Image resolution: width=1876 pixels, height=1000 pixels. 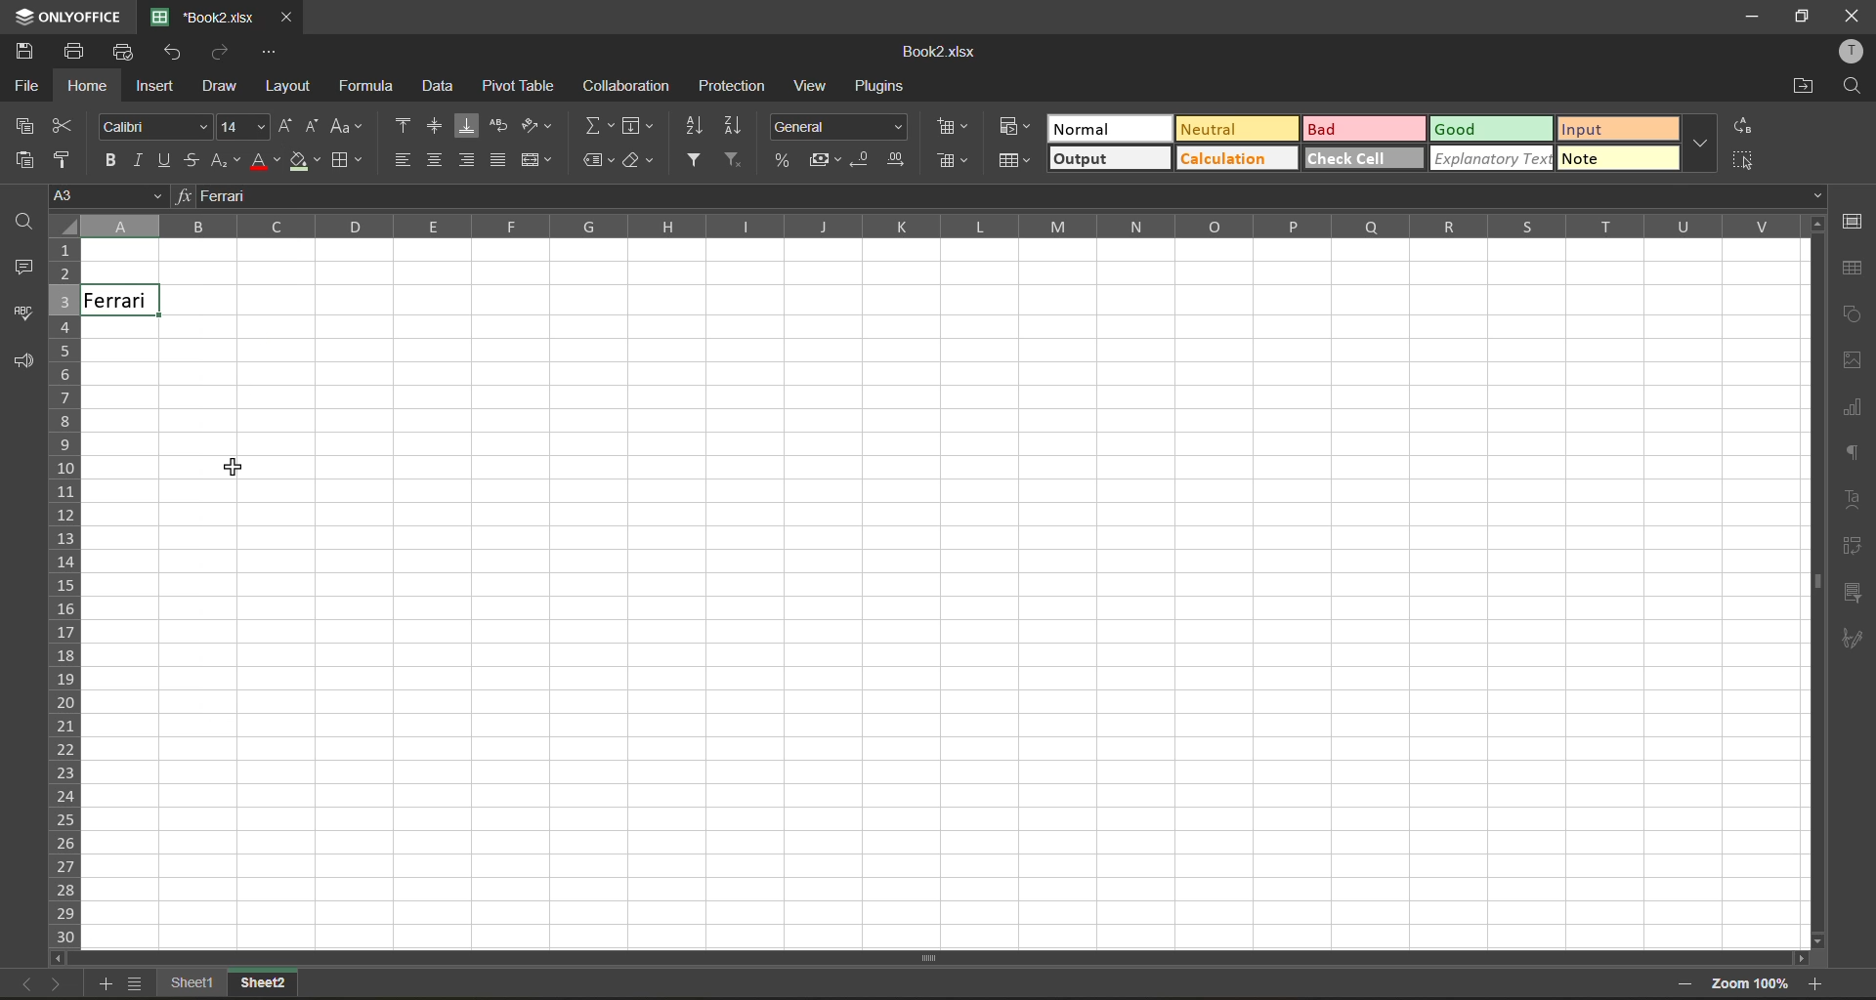 What do you see at coordinates (220, 87) in the screenshot?
I see `draw` at bounding box center [220, 87].